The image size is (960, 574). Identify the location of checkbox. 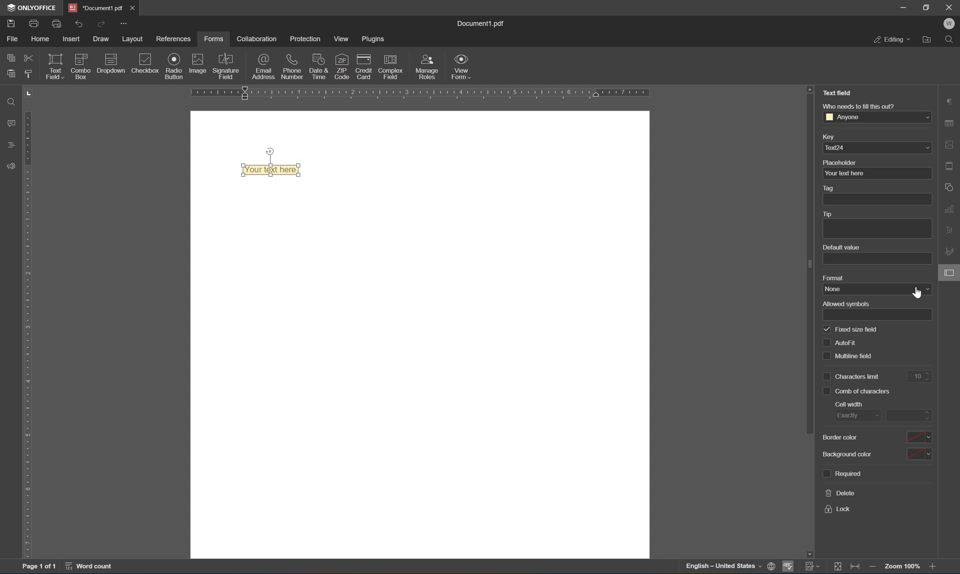
(147, 64).